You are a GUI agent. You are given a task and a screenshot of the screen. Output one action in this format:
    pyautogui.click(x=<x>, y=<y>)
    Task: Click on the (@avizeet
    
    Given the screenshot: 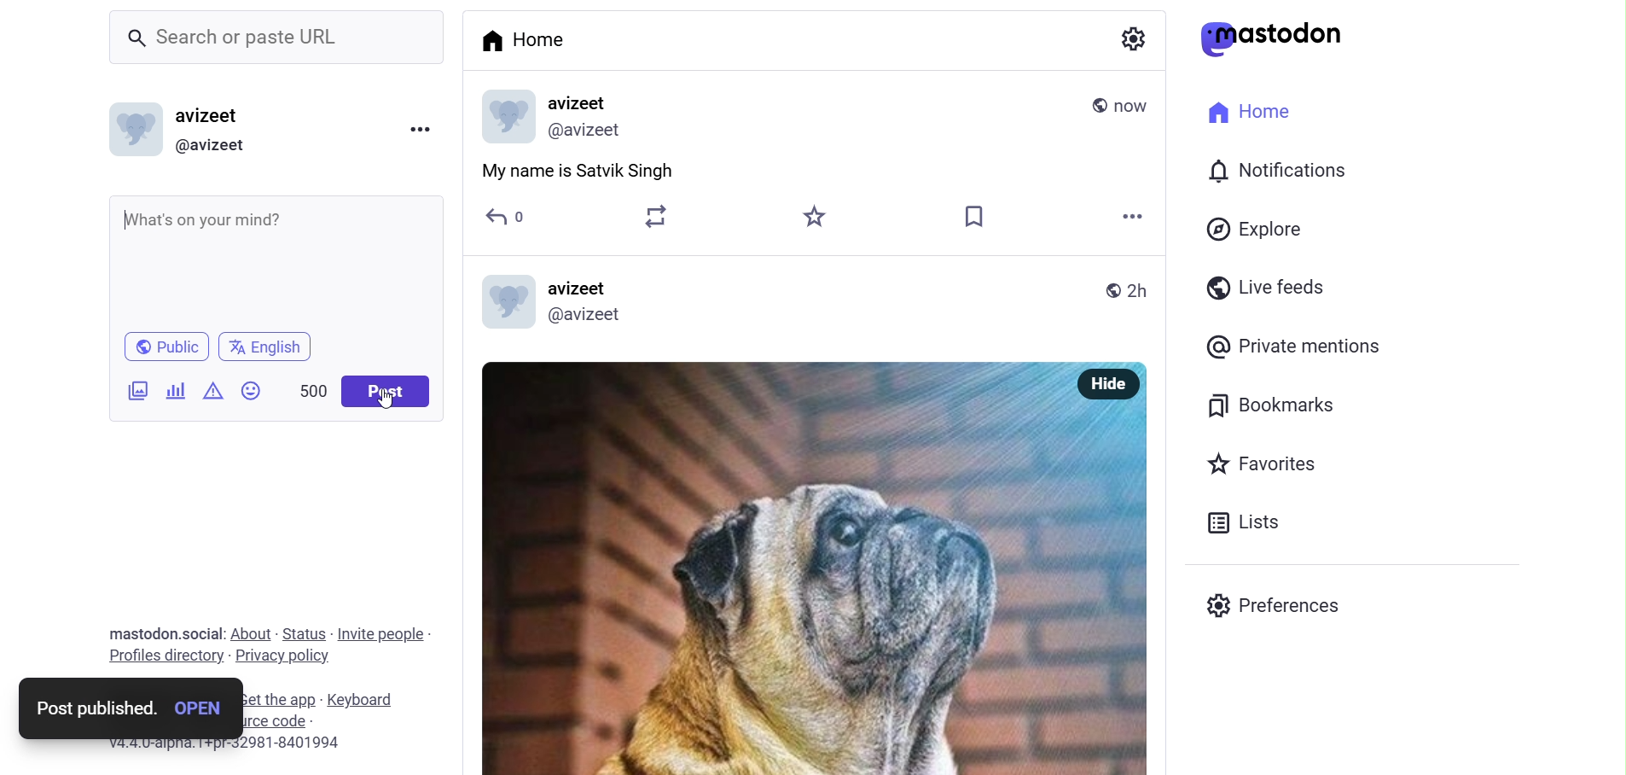 What is the action you would take?
    pyautogui.click(x=591, y=316)
    